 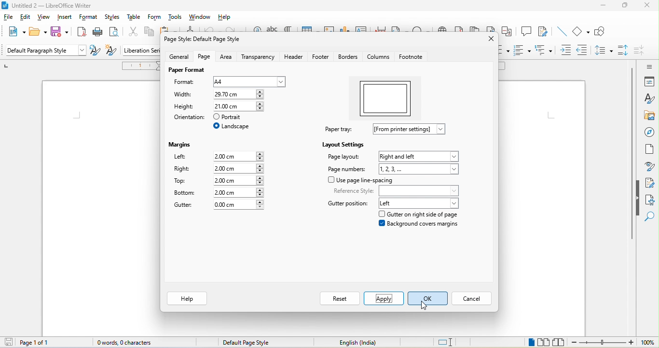 I want to click on page, so click(x=204, y=57).